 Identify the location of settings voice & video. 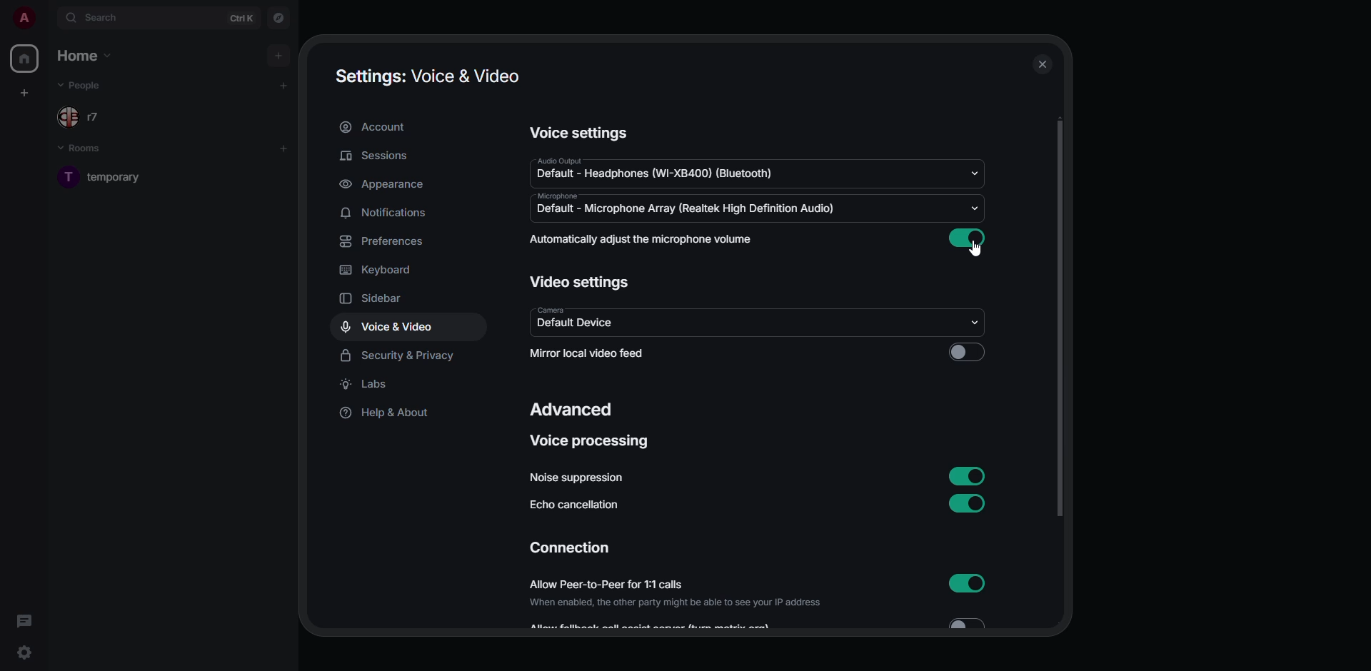
(426, 75).